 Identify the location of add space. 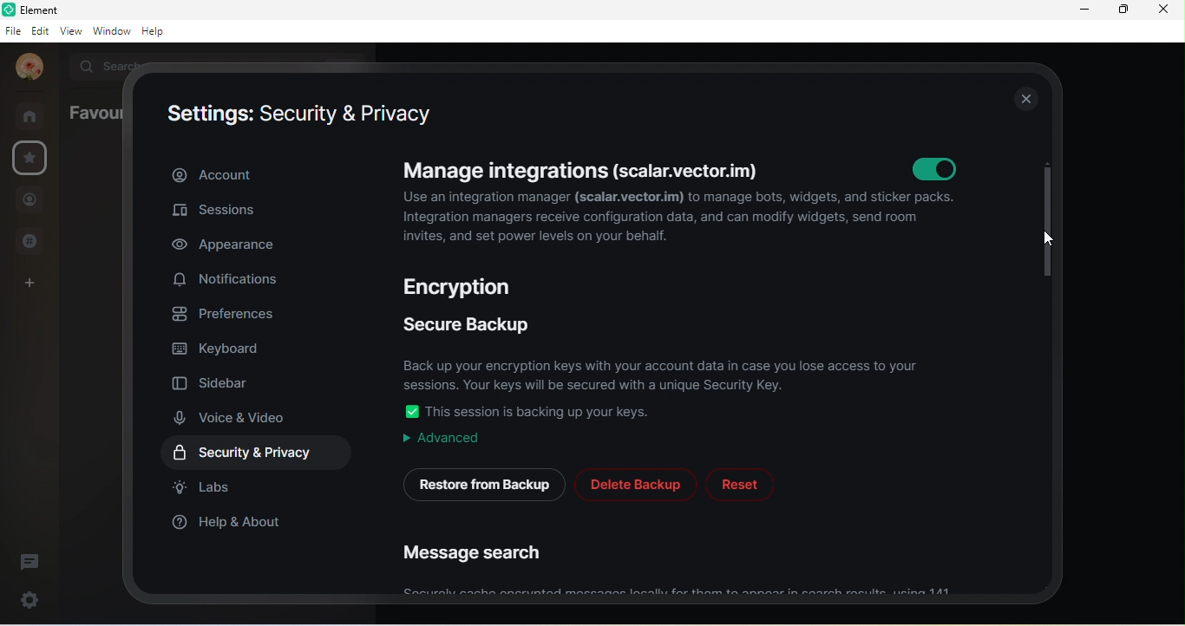
(26, 288).